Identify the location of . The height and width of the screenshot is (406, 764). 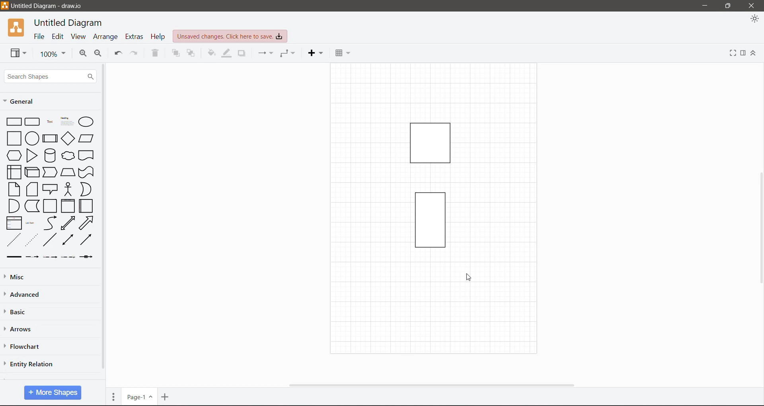
(70, 23).